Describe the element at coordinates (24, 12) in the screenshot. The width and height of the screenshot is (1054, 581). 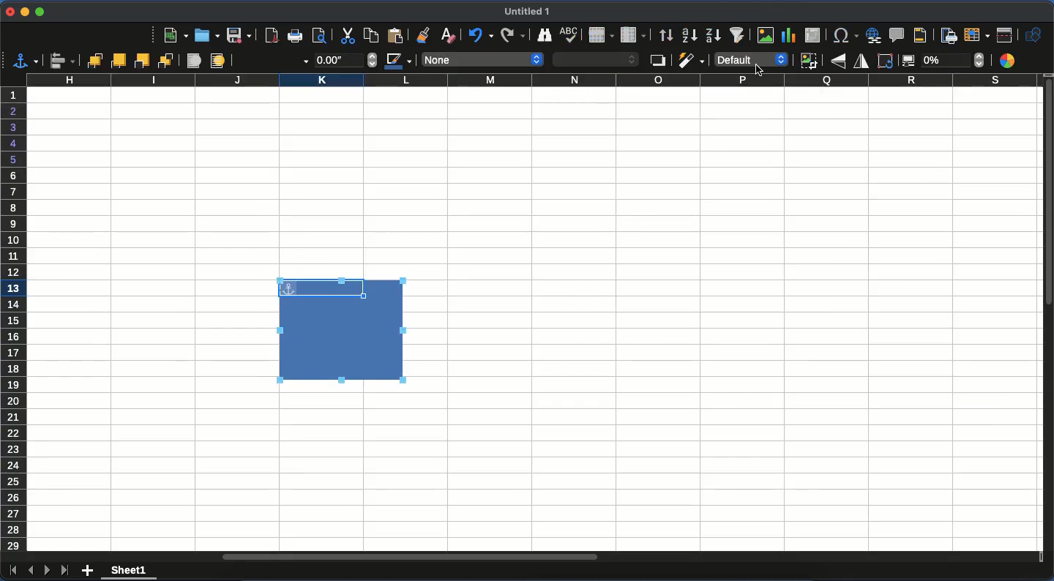
I see `minimize` at that location.